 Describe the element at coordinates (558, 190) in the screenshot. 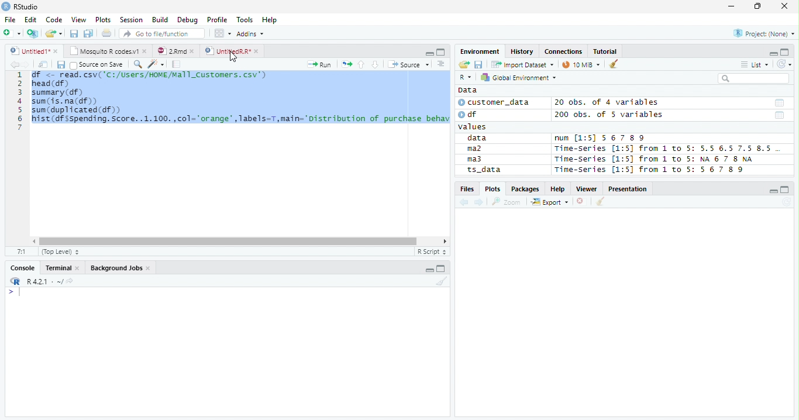

I see `Help` at that location.